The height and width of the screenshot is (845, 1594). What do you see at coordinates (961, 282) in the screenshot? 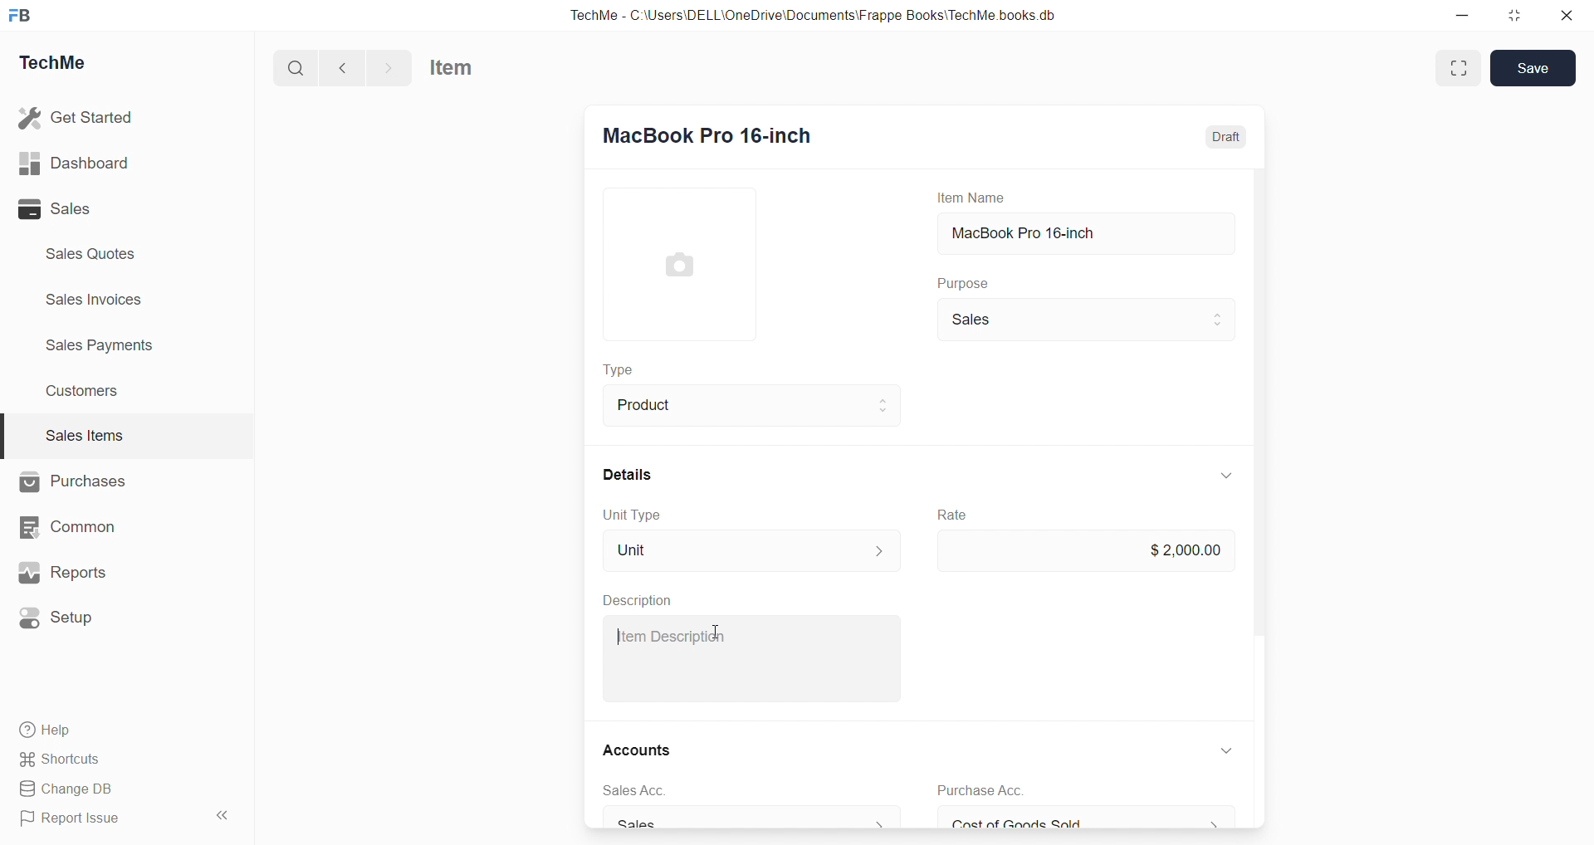
I see `Purpose` at bounding box center [961, 282].